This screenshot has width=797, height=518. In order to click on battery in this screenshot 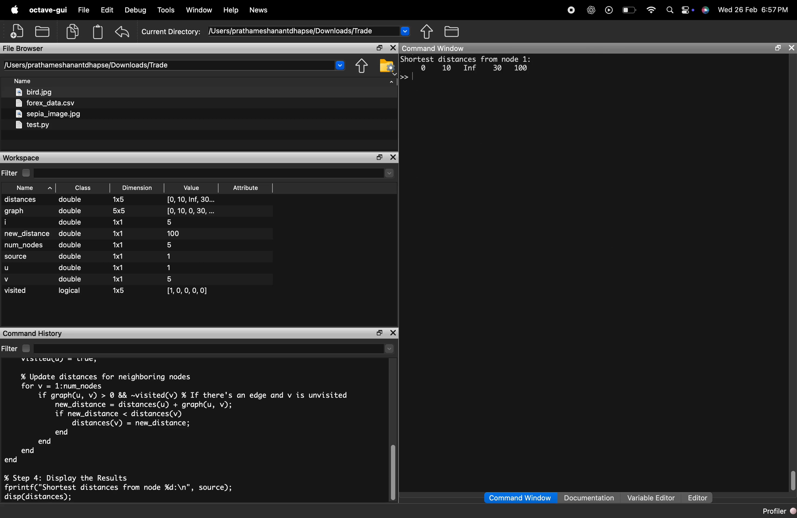, I will do `click(631, 11)`.